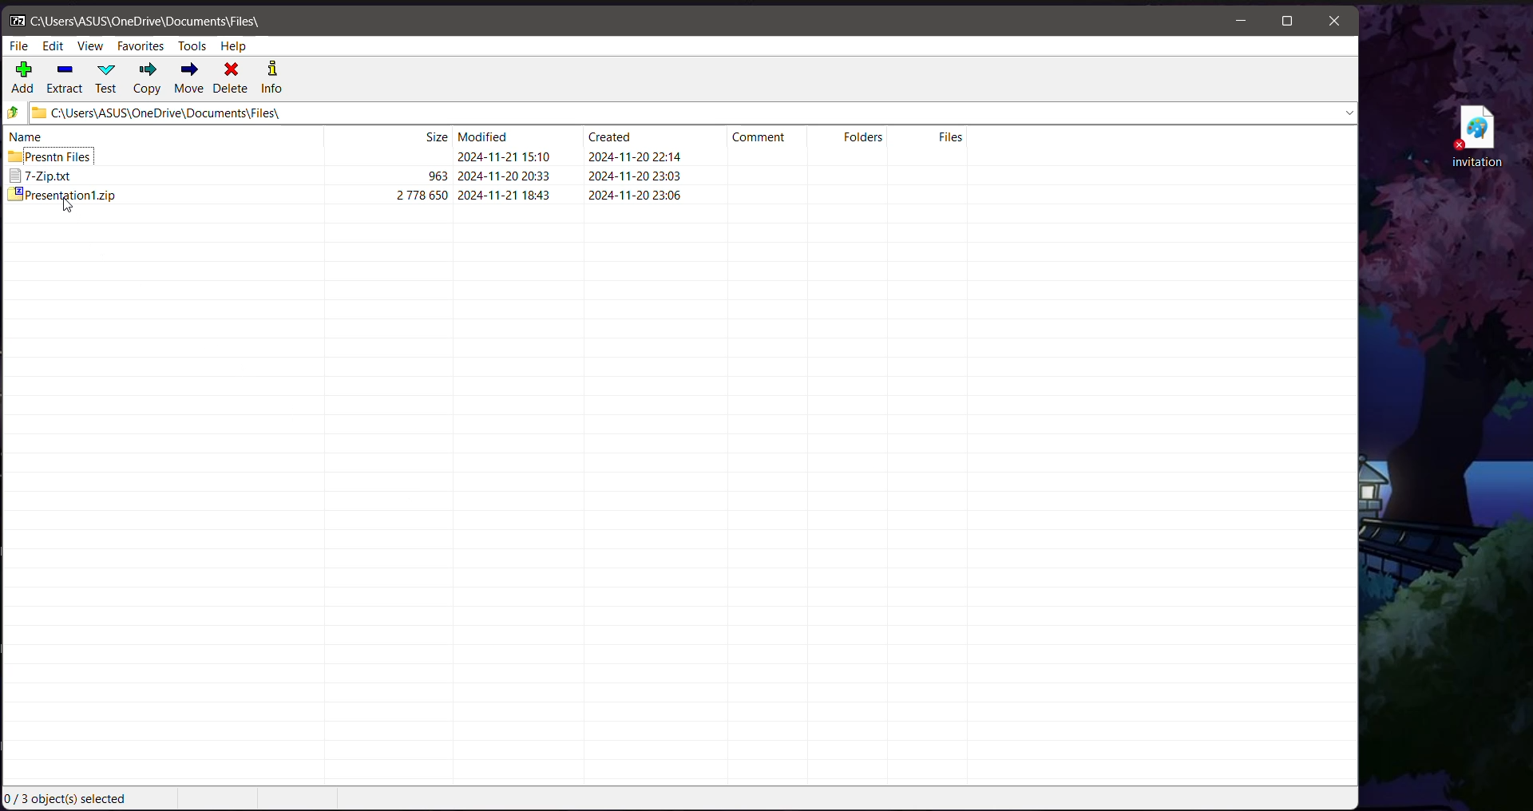  Describe the element at coordinates (147, 79) in the screenshot. I see `Copy` at that location.